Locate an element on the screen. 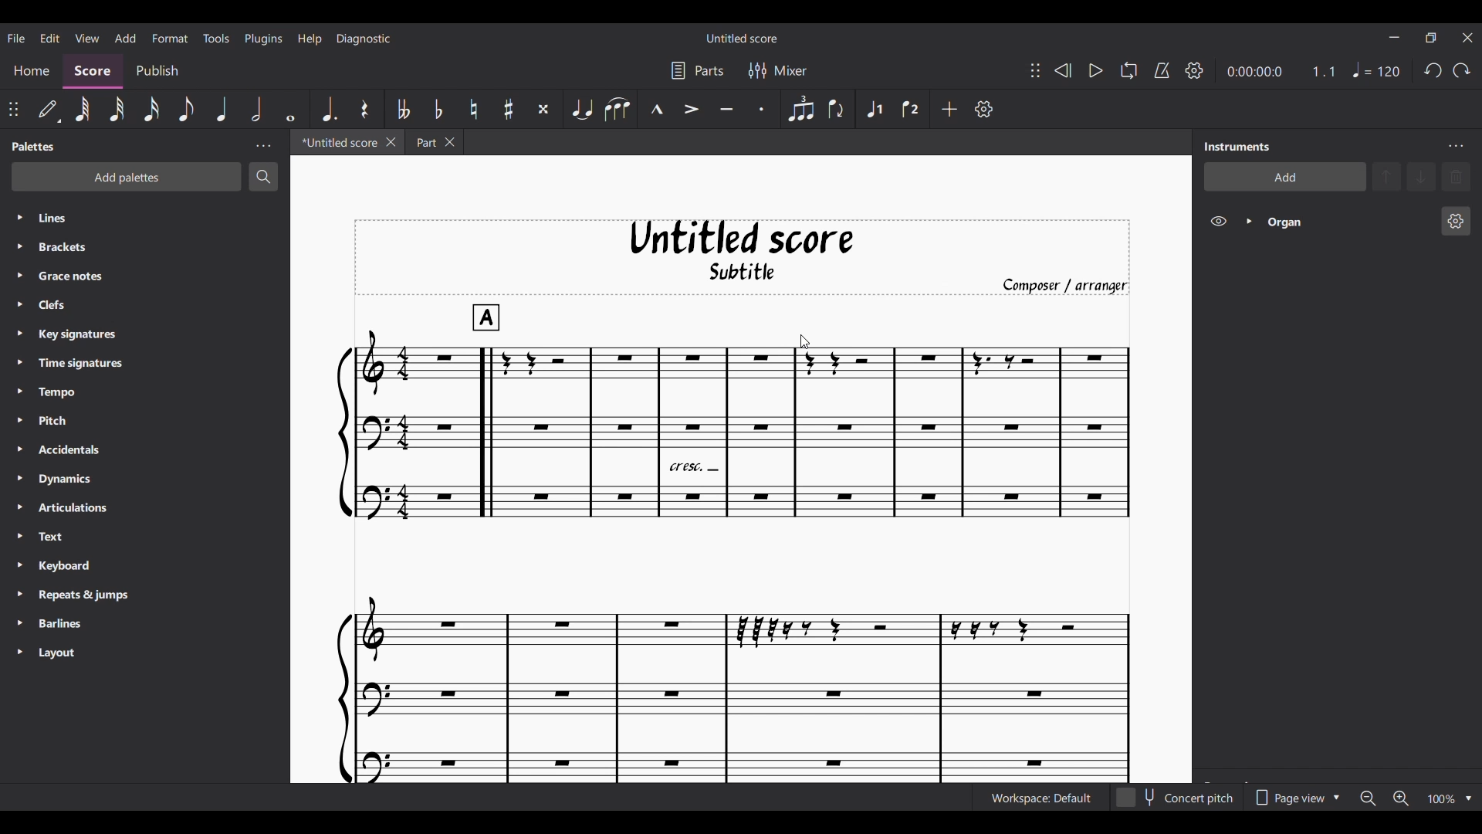 The height and width of the screenshot is (834, 1482). Current tab, highlighted is located at coordinates (338, 142).